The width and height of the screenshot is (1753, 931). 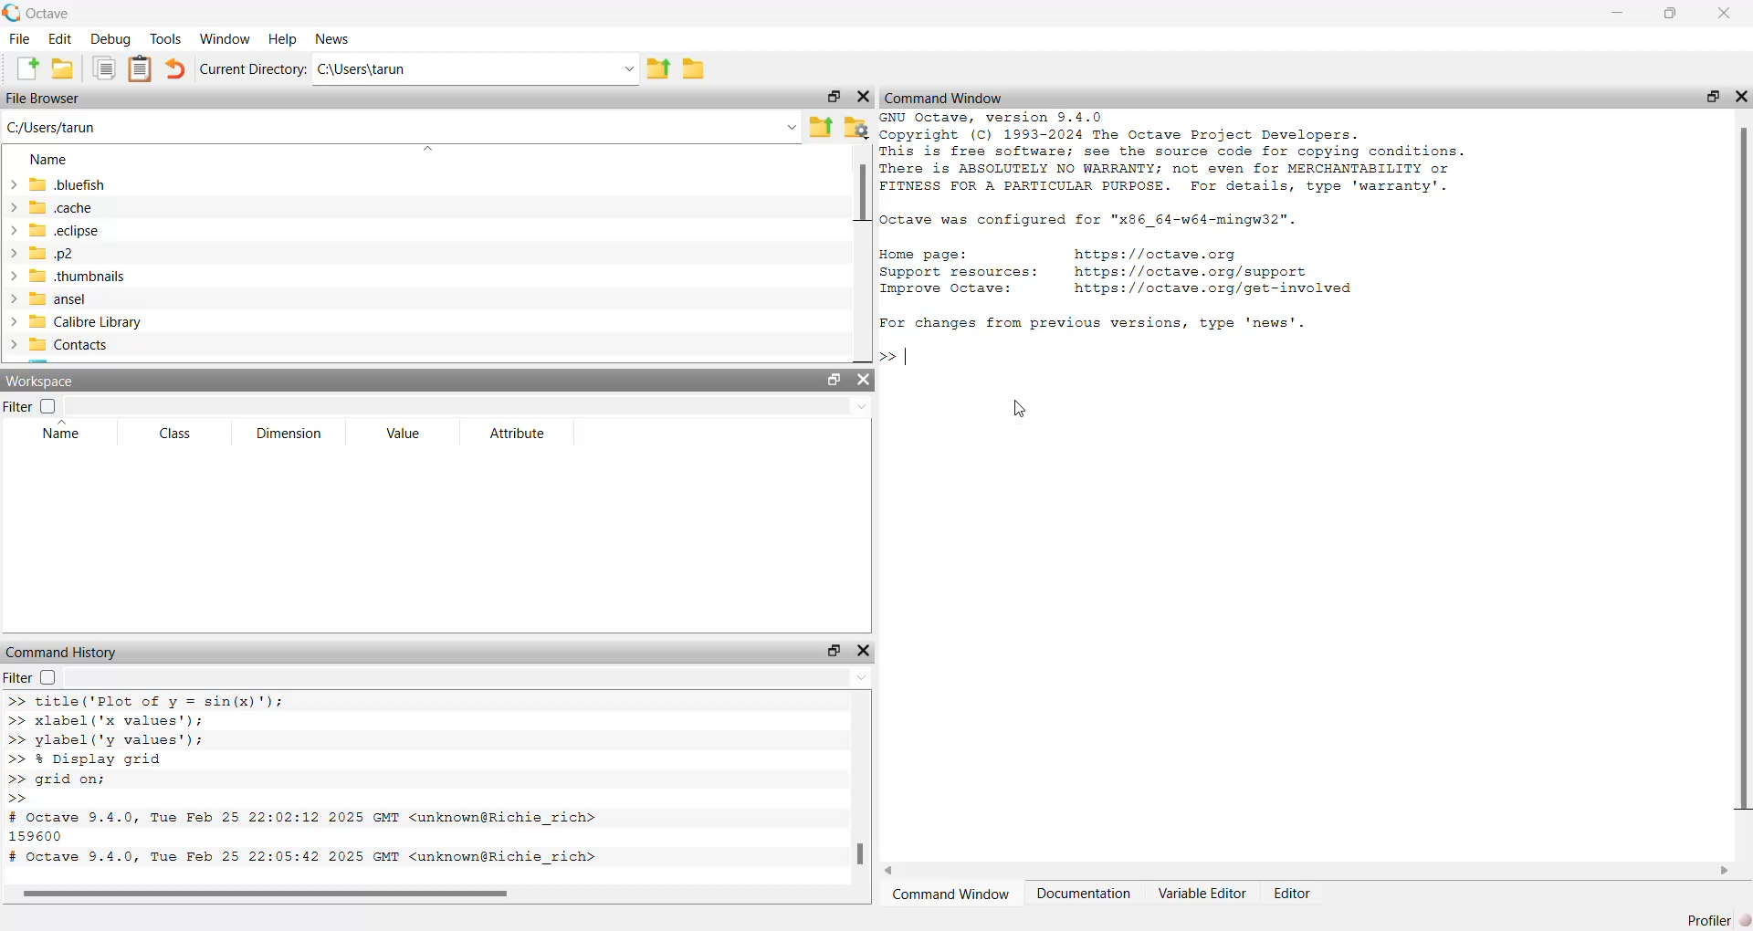 What do you see at coordinates (309, 857) in the screenshot?
I see `# Octave 9.4.0, Tue Feb 25 22:05:42 2025 GMT <unknown@Richie rich>` at bounding box center [309, 857].